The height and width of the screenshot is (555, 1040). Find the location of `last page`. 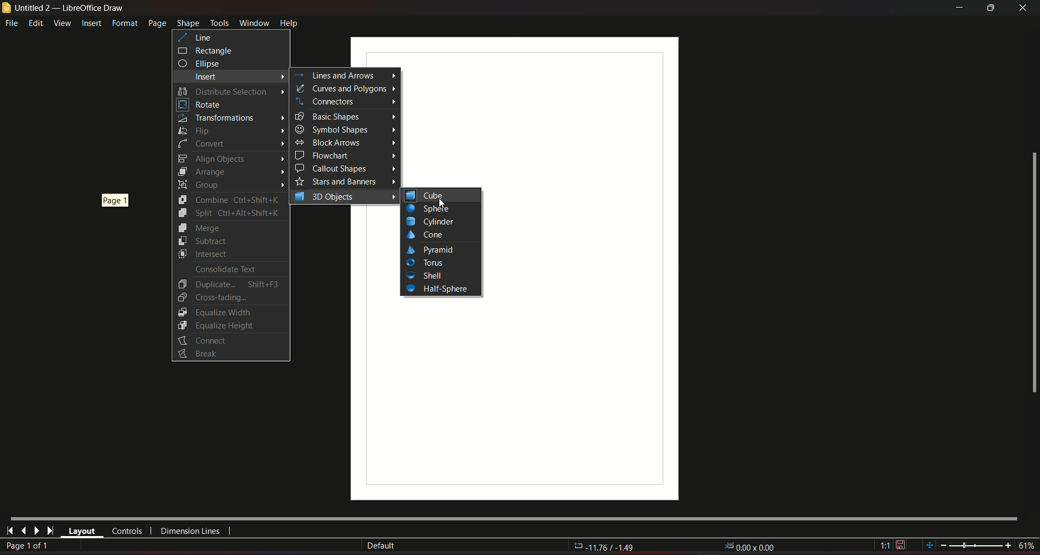

last page is located at coordinates (50, 531).